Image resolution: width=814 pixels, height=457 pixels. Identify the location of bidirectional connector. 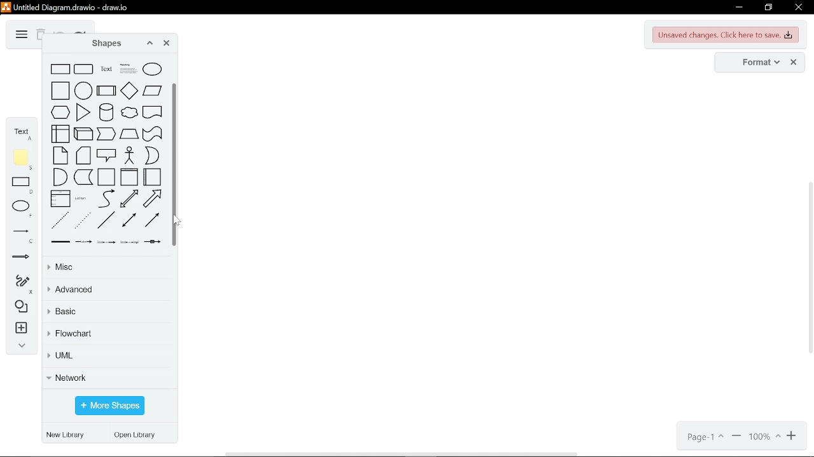
(129, 220).